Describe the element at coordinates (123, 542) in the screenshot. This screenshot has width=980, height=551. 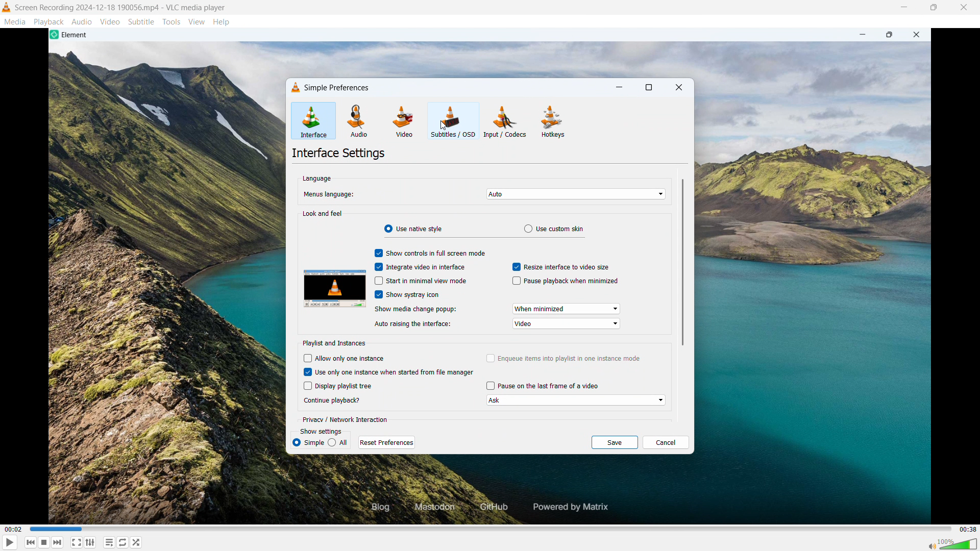
I see `Toggle between loop all, loop one & no loop ` at that location.